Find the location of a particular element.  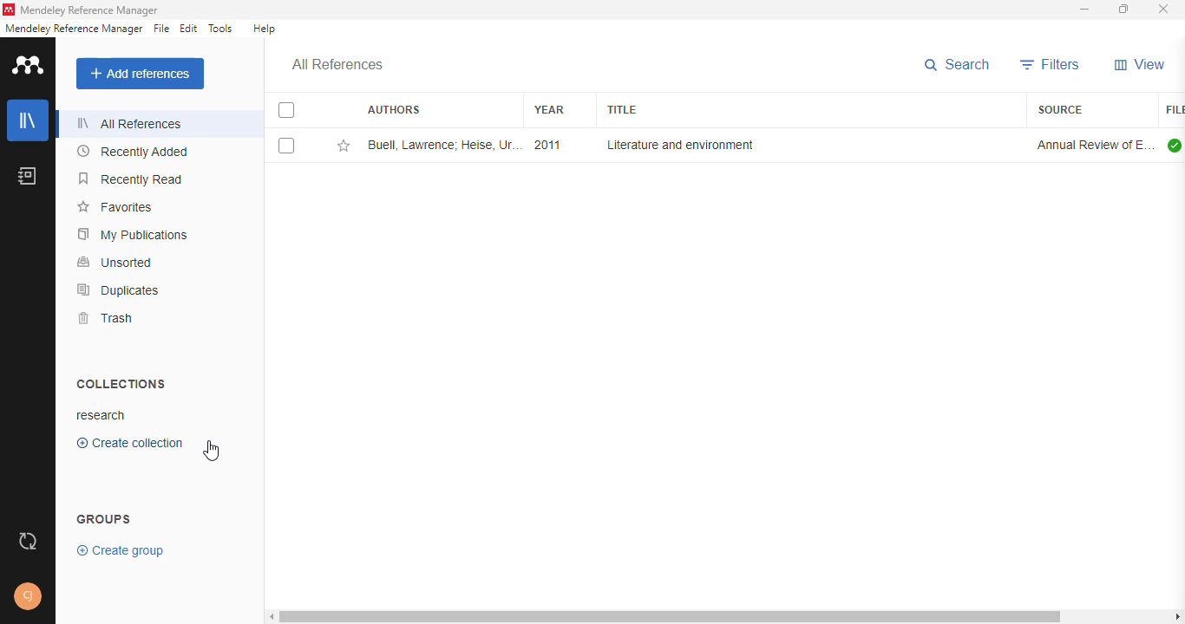

all files downloaded is located at coordinates (1175, 145).